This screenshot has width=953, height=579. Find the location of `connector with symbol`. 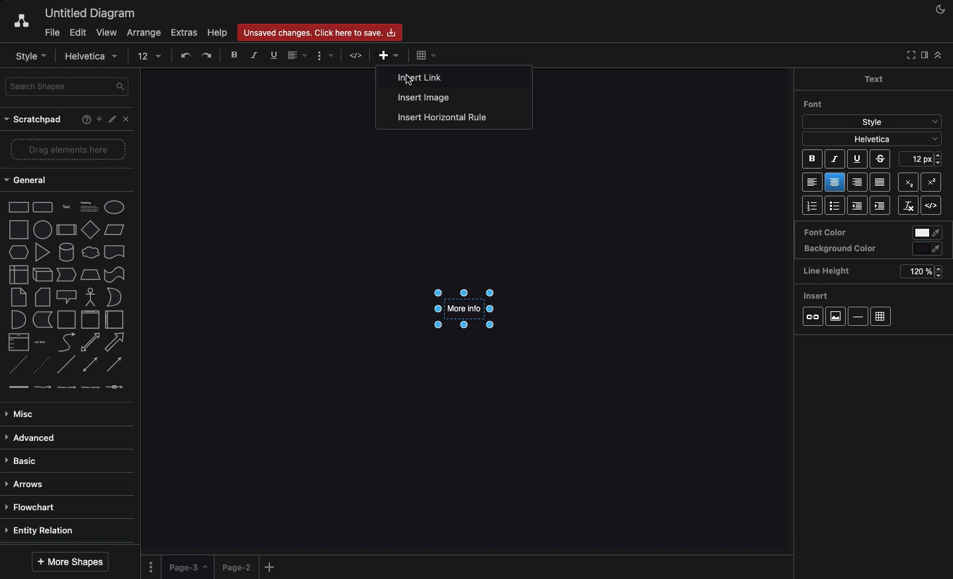

connector with symbol is located at coordinates (116, 387).